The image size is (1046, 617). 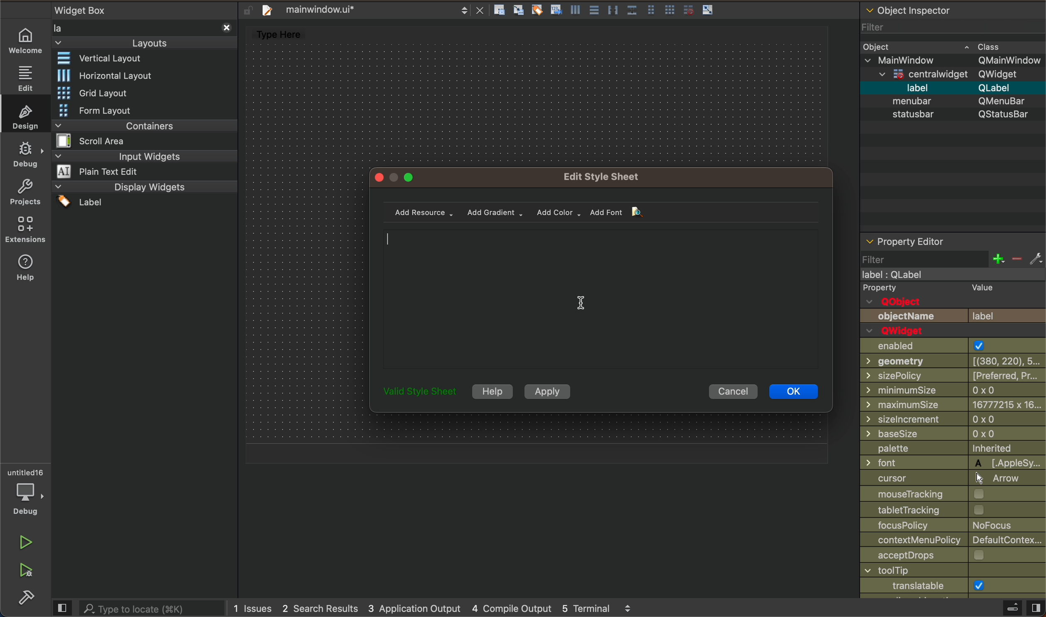 I want to click on Qobject, so click(x=953, y=296).